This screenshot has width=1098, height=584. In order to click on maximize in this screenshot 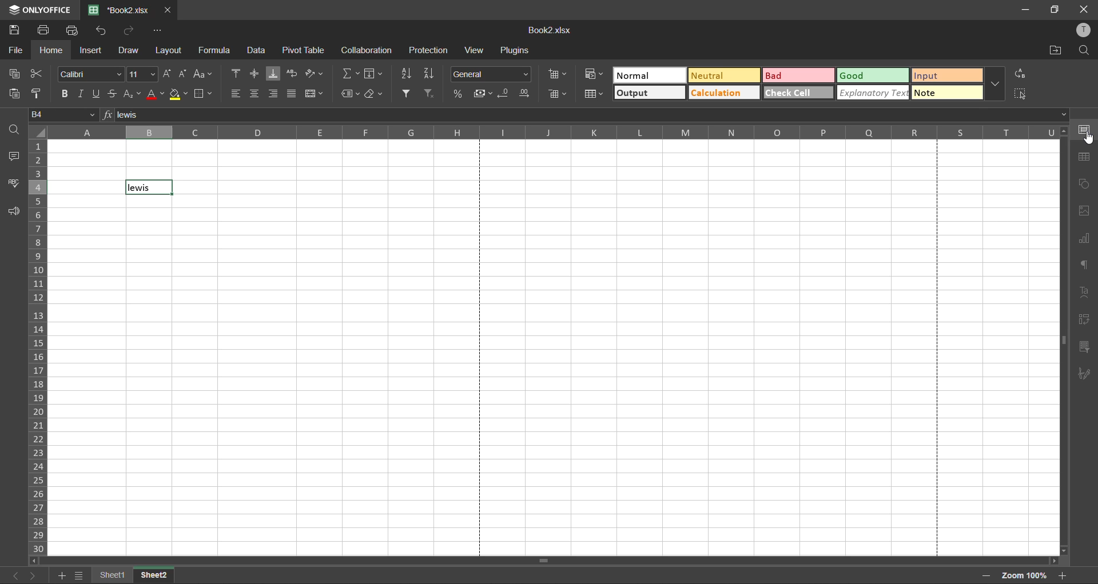, I will do `click(1056, 10)`.